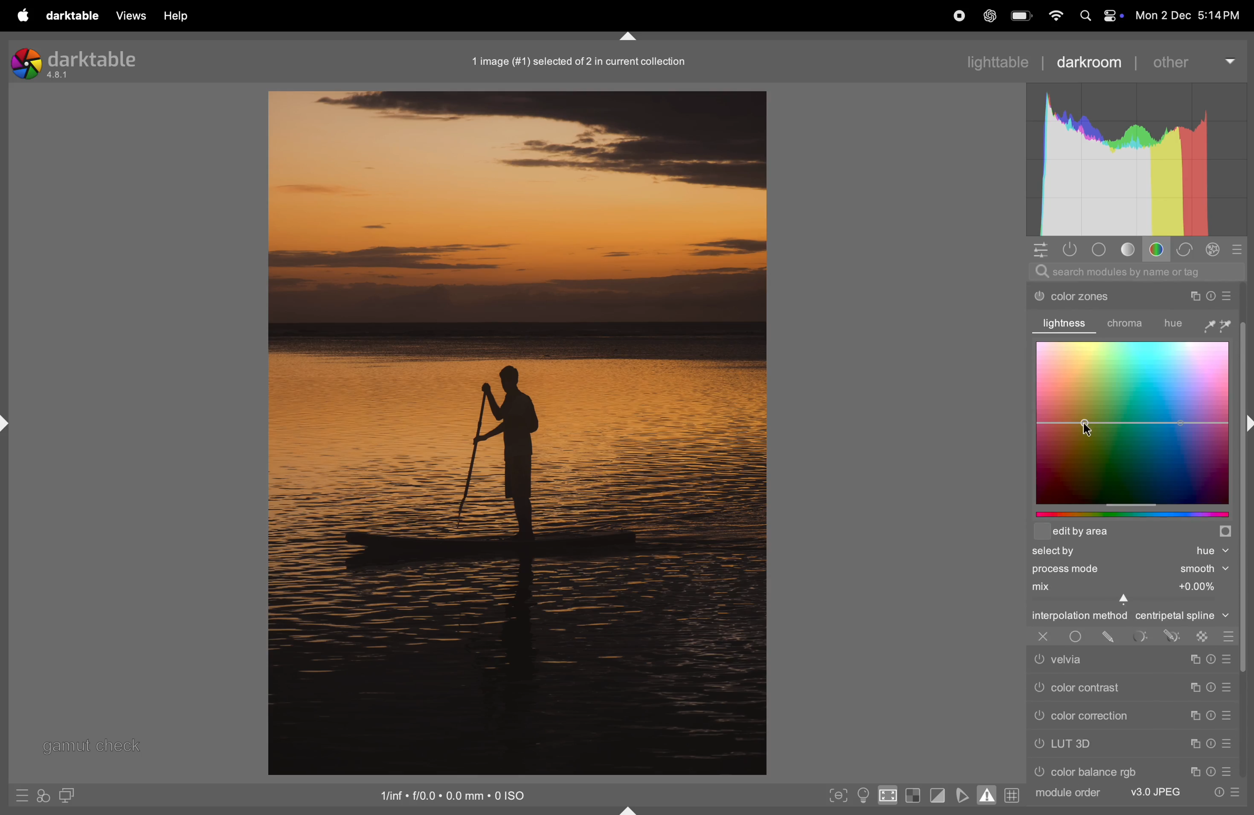 The width and height of the screenshot is (1254, 815). I want to click on preset, so click(1227, 294).